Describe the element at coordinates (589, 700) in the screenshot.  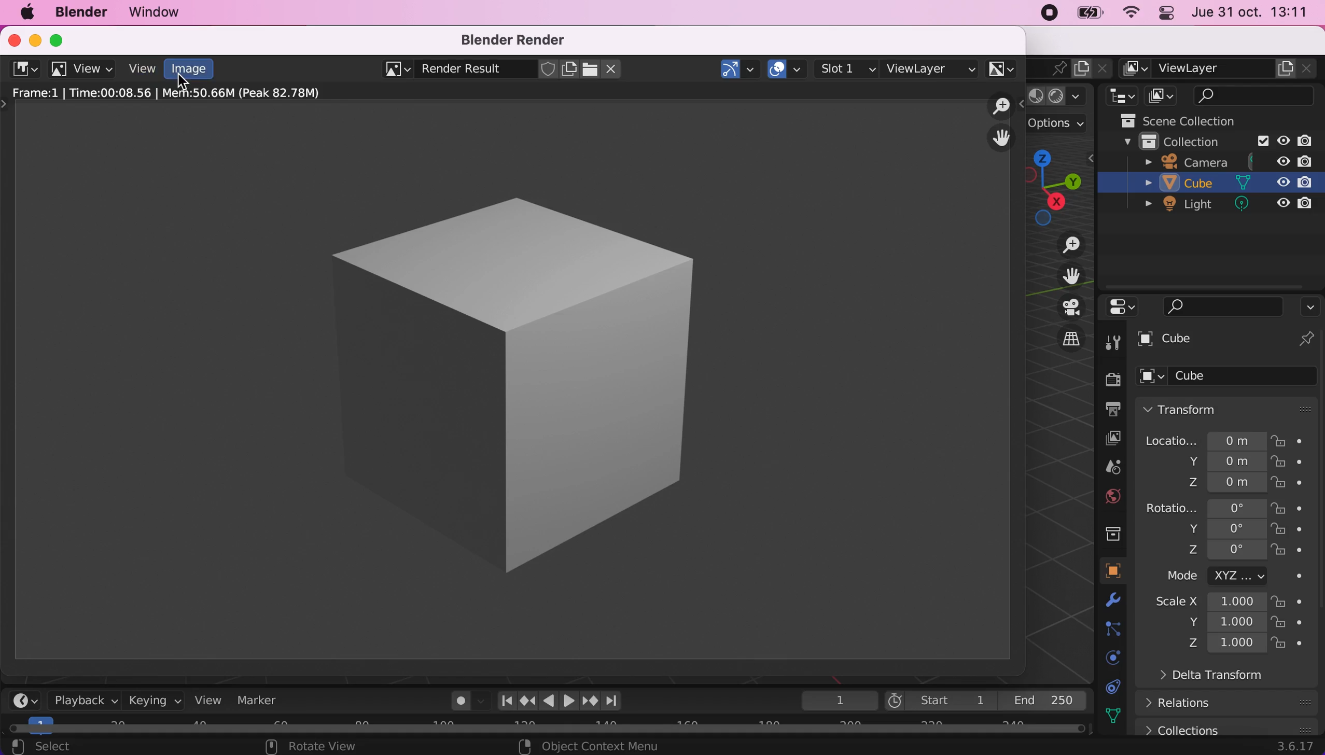
I see `jump to next keyframe` at that location.